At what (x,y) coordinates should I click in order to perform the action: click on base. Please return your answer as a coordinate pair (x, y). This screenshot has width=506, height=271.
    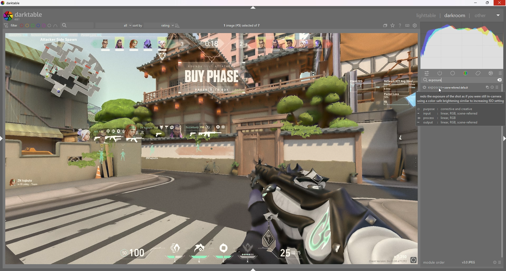
    Looking at the image, I should click on (453, 74).